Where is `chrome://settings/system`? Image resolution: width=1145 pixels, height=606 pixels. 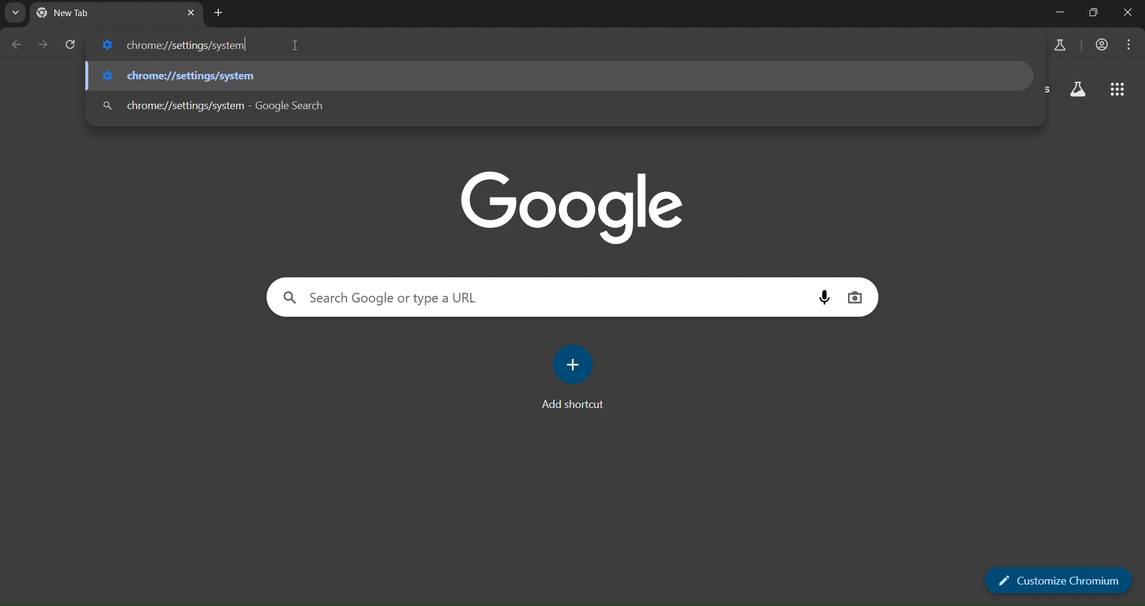 chrome://settings/system is located at coordinates (179, 45).